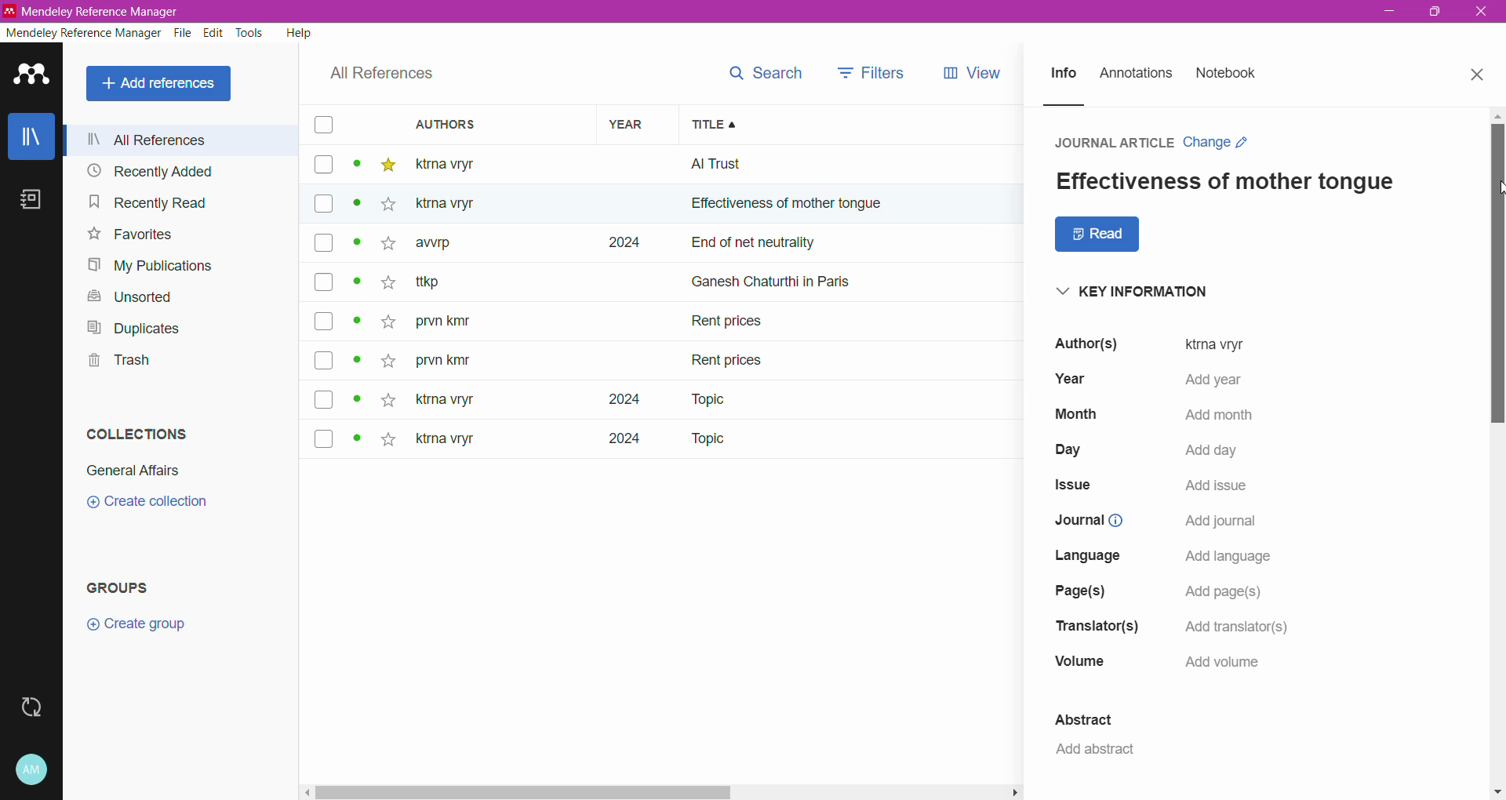 The width and height of the screenshot is (1506, 800). Describe the element at coordinates (1069, 451) in the screenshot. I see `Day` at that location.